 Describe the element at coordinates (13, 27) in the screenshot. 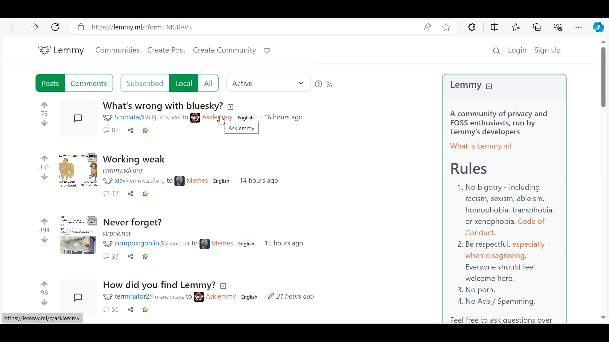

I see `Go back` at that location.